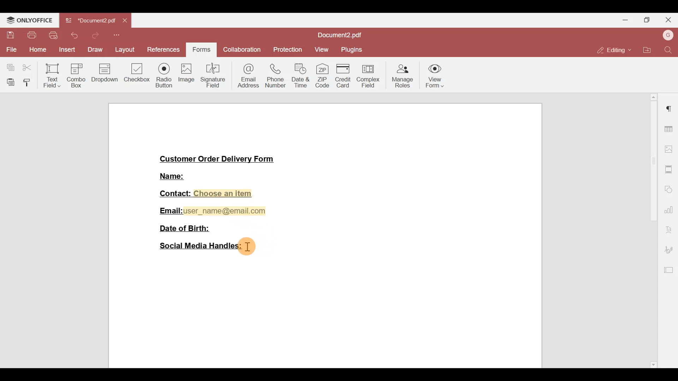 The image size is (678, 381). What do you see at coordinates (669, 50) in the screenshot?
I see `Find` at bounding box center [669, 50].